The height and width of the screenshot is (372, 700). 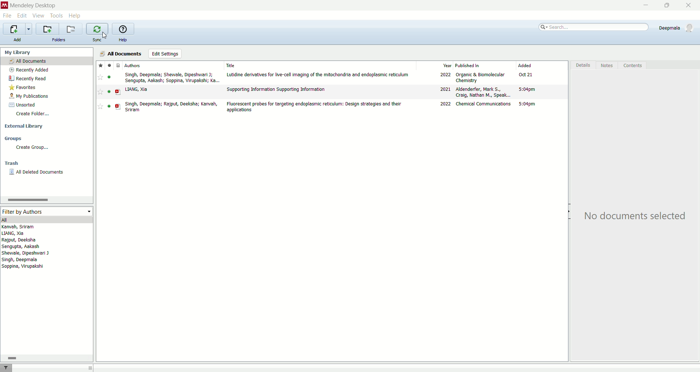 I want to click on read/unread, so click(x=109, y=66).